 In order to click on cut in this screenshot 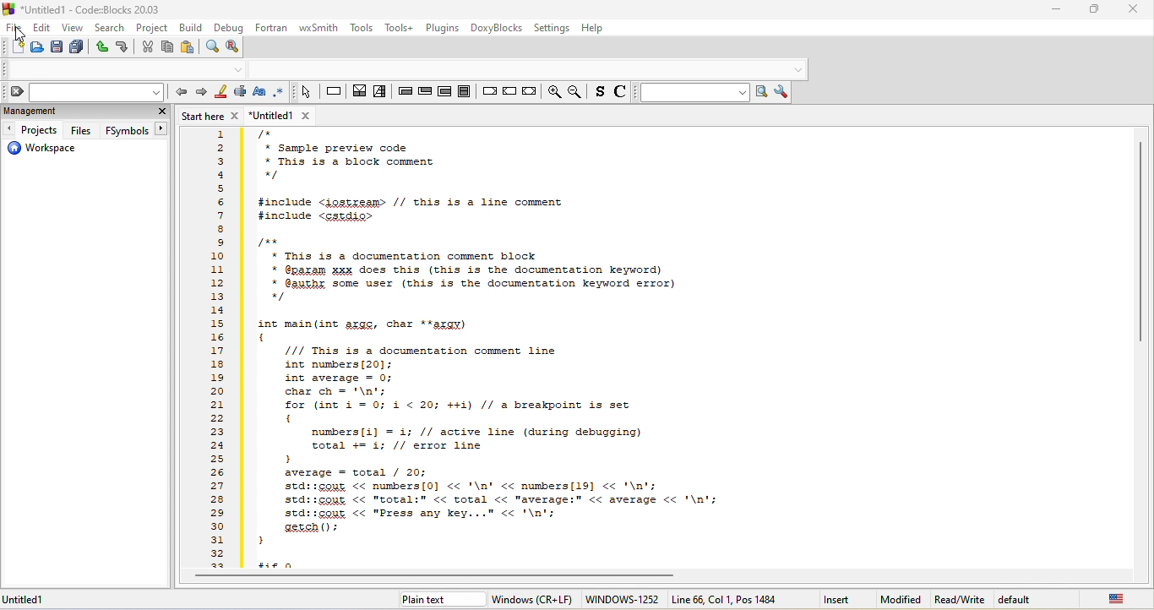, I will do `click(147, 47)`.